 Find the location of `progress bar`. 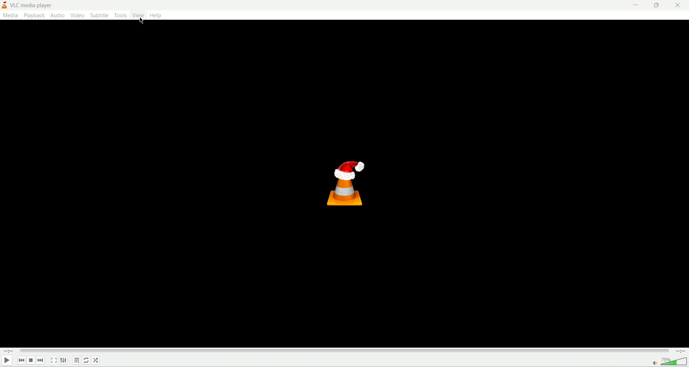

progress bar is located at coordinates (344, 350).